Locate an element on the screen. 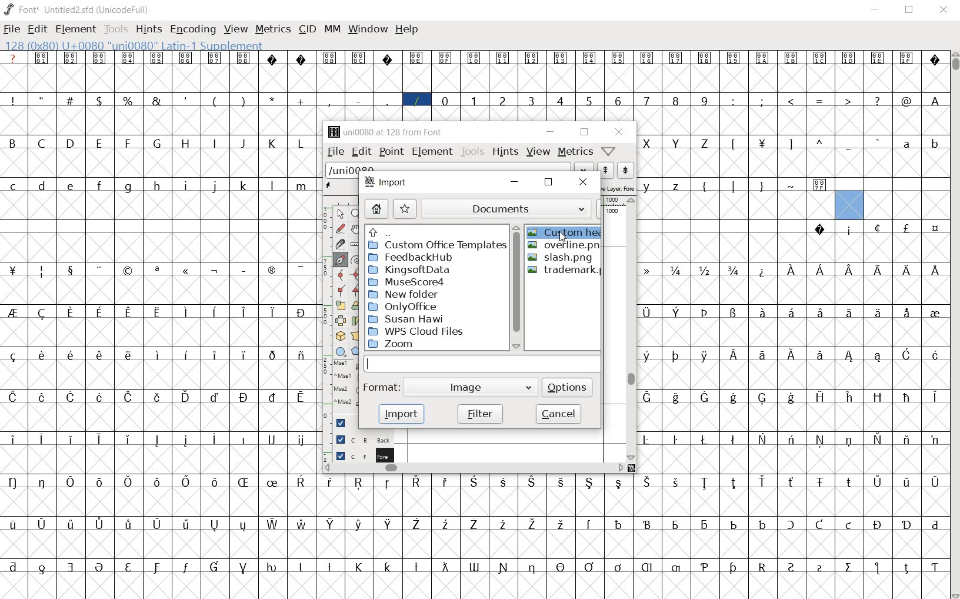 The width and height of the screenshot is (960, 599). glyph is located at coordinates (791, 567).